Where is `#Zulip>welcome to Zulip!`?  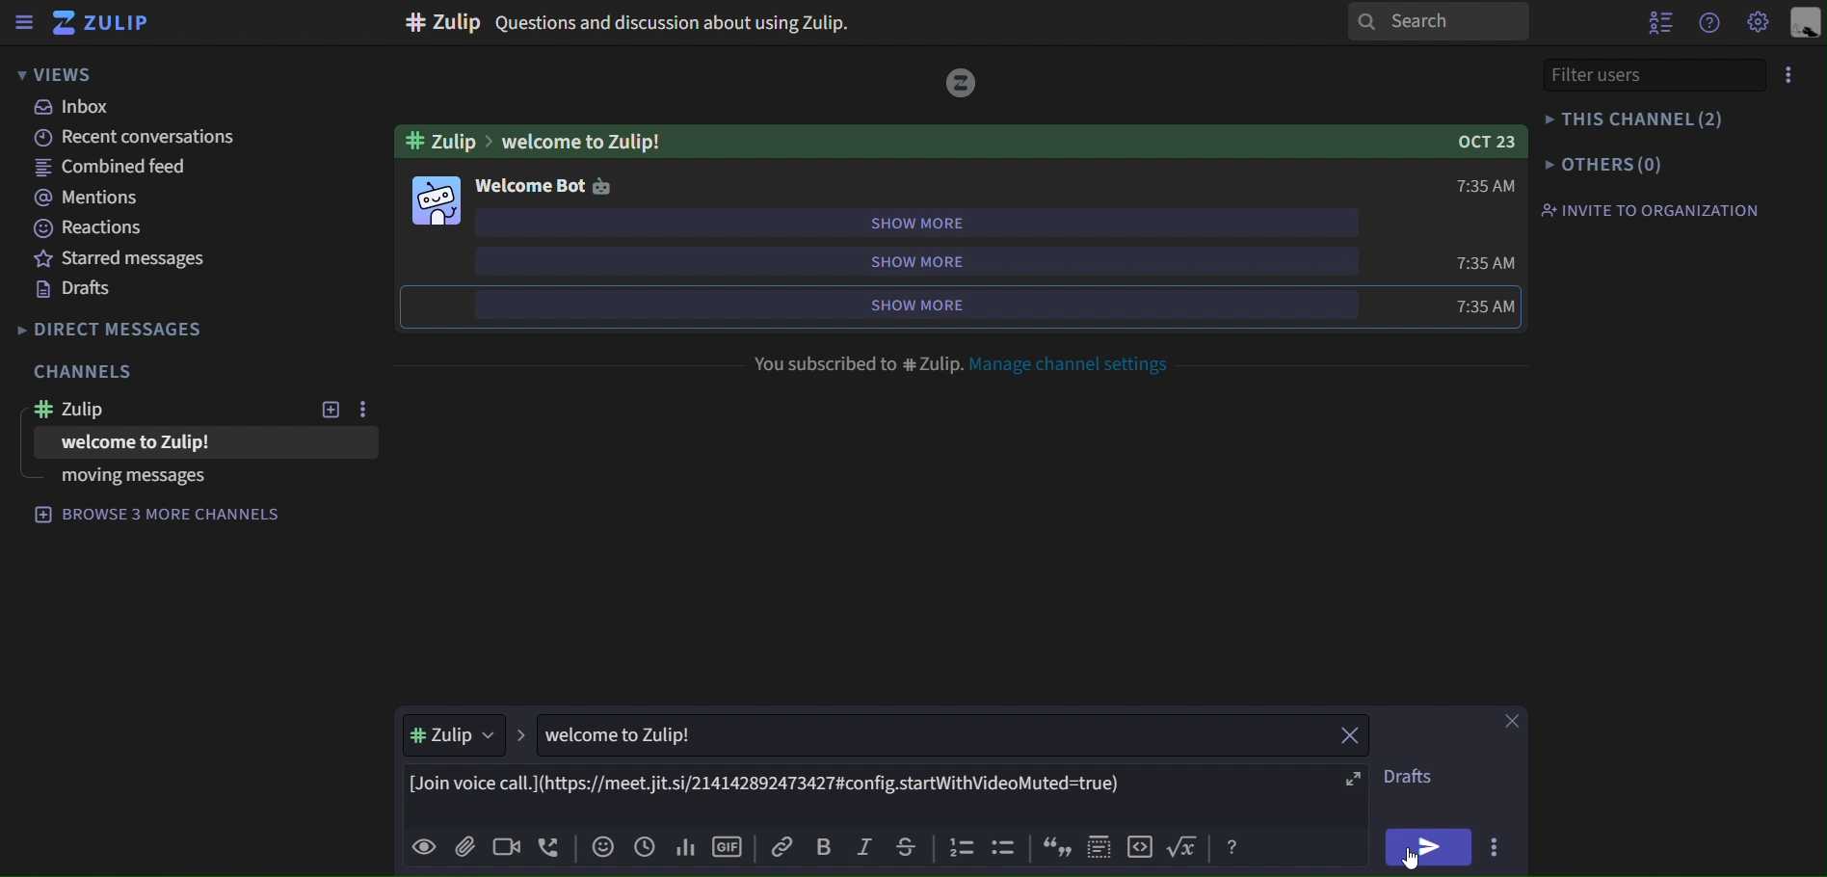 #Zulip>welcome to Zulip! is located at coordinates (541, 141).